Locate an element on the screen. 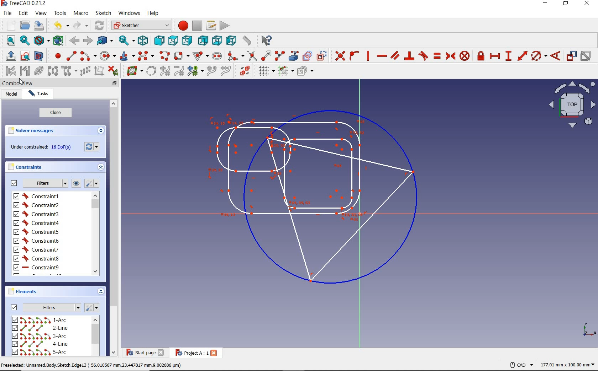 This screenshot has width=598, height=371. under constrained: 16 DoF(s) is located at coordinates (40, 147).